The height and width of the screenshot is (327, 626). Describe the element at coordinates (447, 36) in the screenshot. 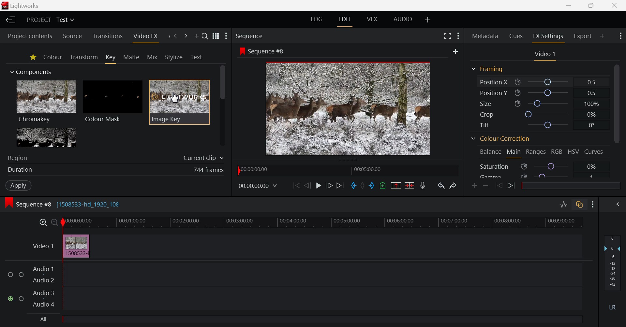

I see `Full Screen` at that location.